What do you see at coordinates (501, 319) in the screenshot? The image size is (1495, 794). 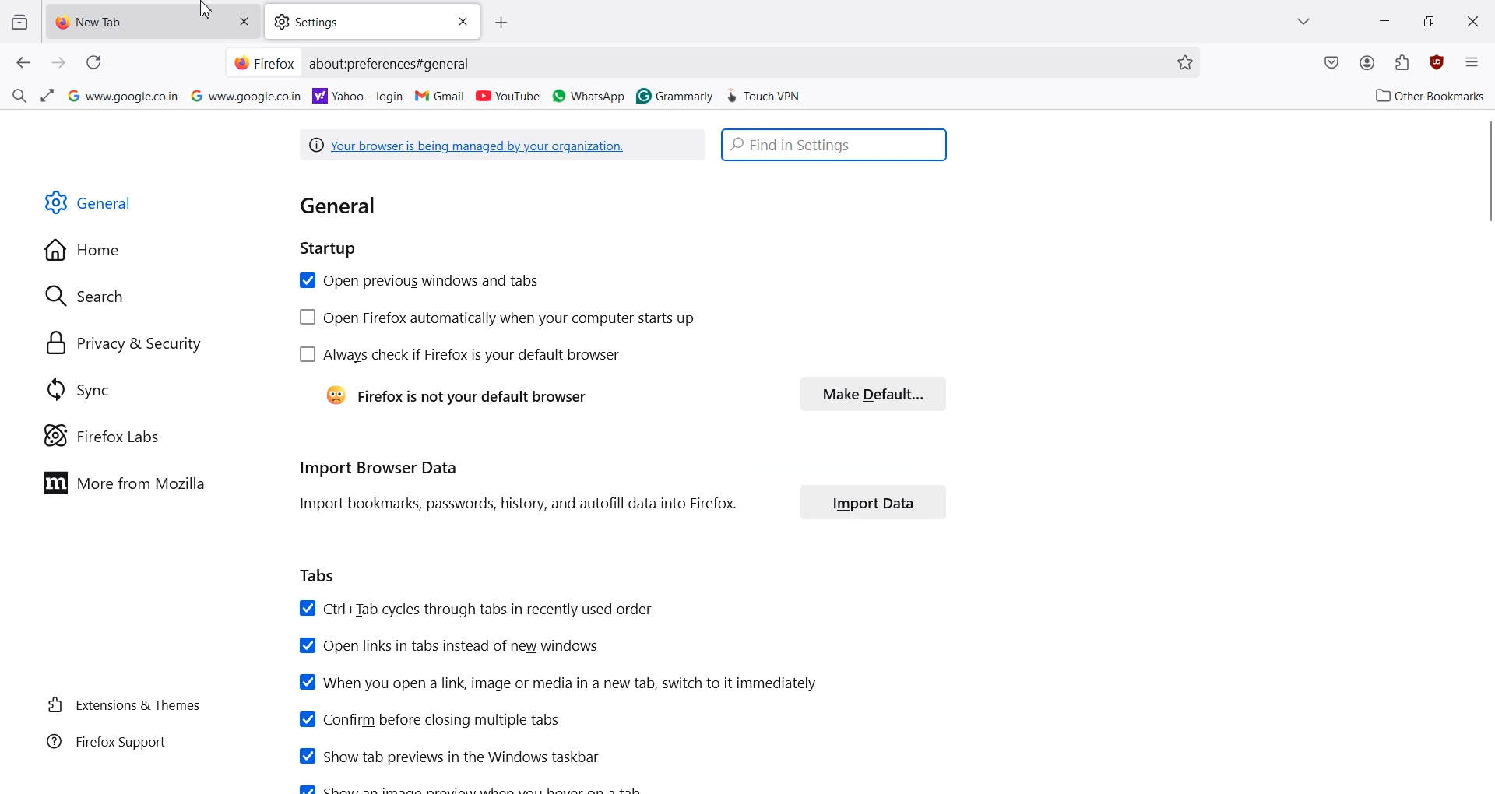 I see `Open Firefox automatically when your computer starts up` at bounding box center [501, 319].